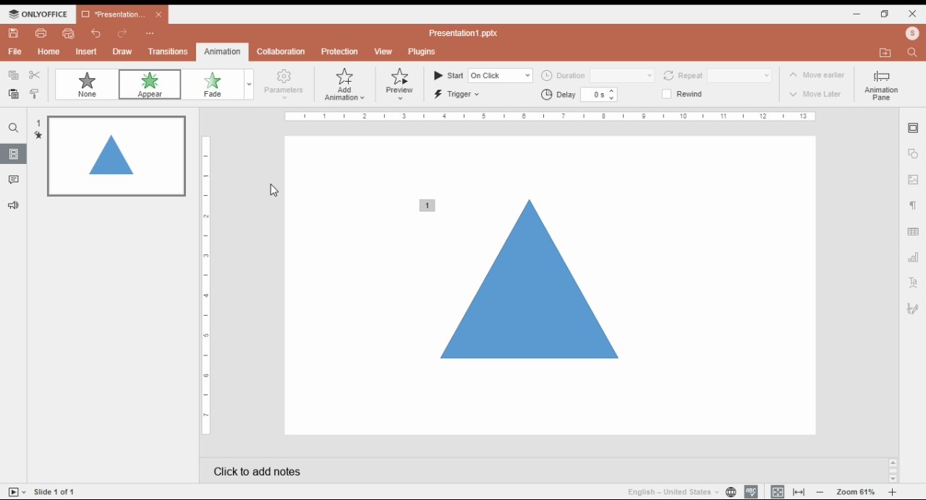 Image resolution: width=926 pixels, height=500 pixels. What do you see at coordinates (222, 52) in the screenshot?
I see `animations` at bounding box center [222, 52].